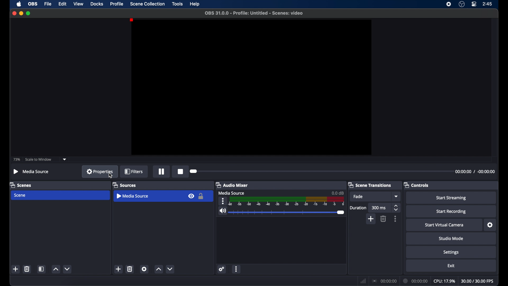 This screenshot has height=286, width=508. What do you see at coordinates (451, 212) in the screenshot?
I see `start recording` at bounding box center [451, 212].